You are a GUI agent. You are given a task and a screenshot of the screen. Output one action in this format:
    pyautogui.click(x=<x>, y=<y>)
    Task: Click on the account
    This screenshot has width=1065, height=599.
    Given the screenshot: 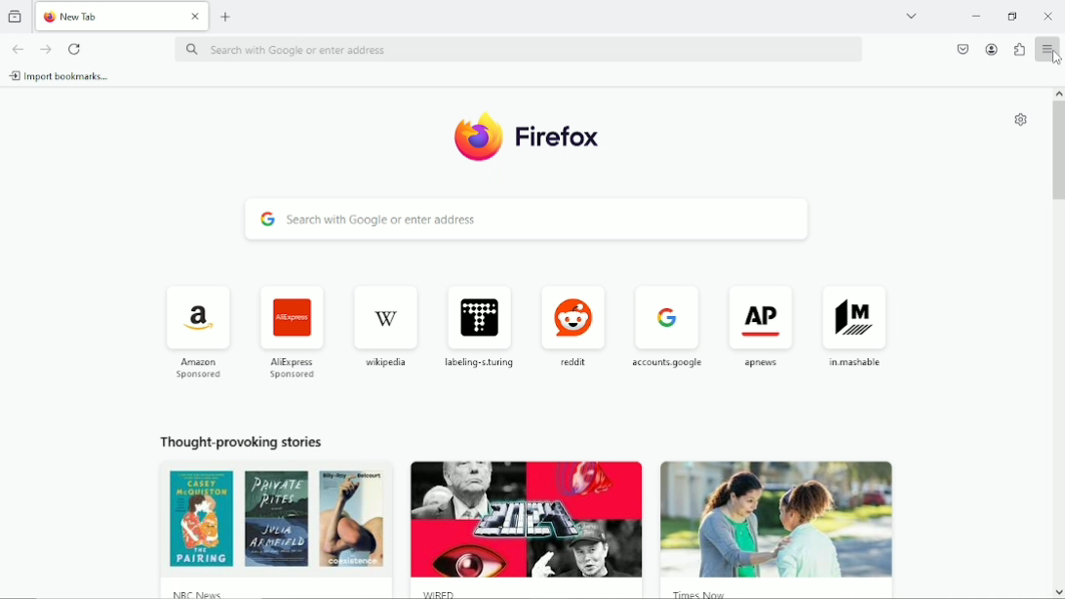 What is the action you would take?
    pyautogui.click(x=992, y=49)
    